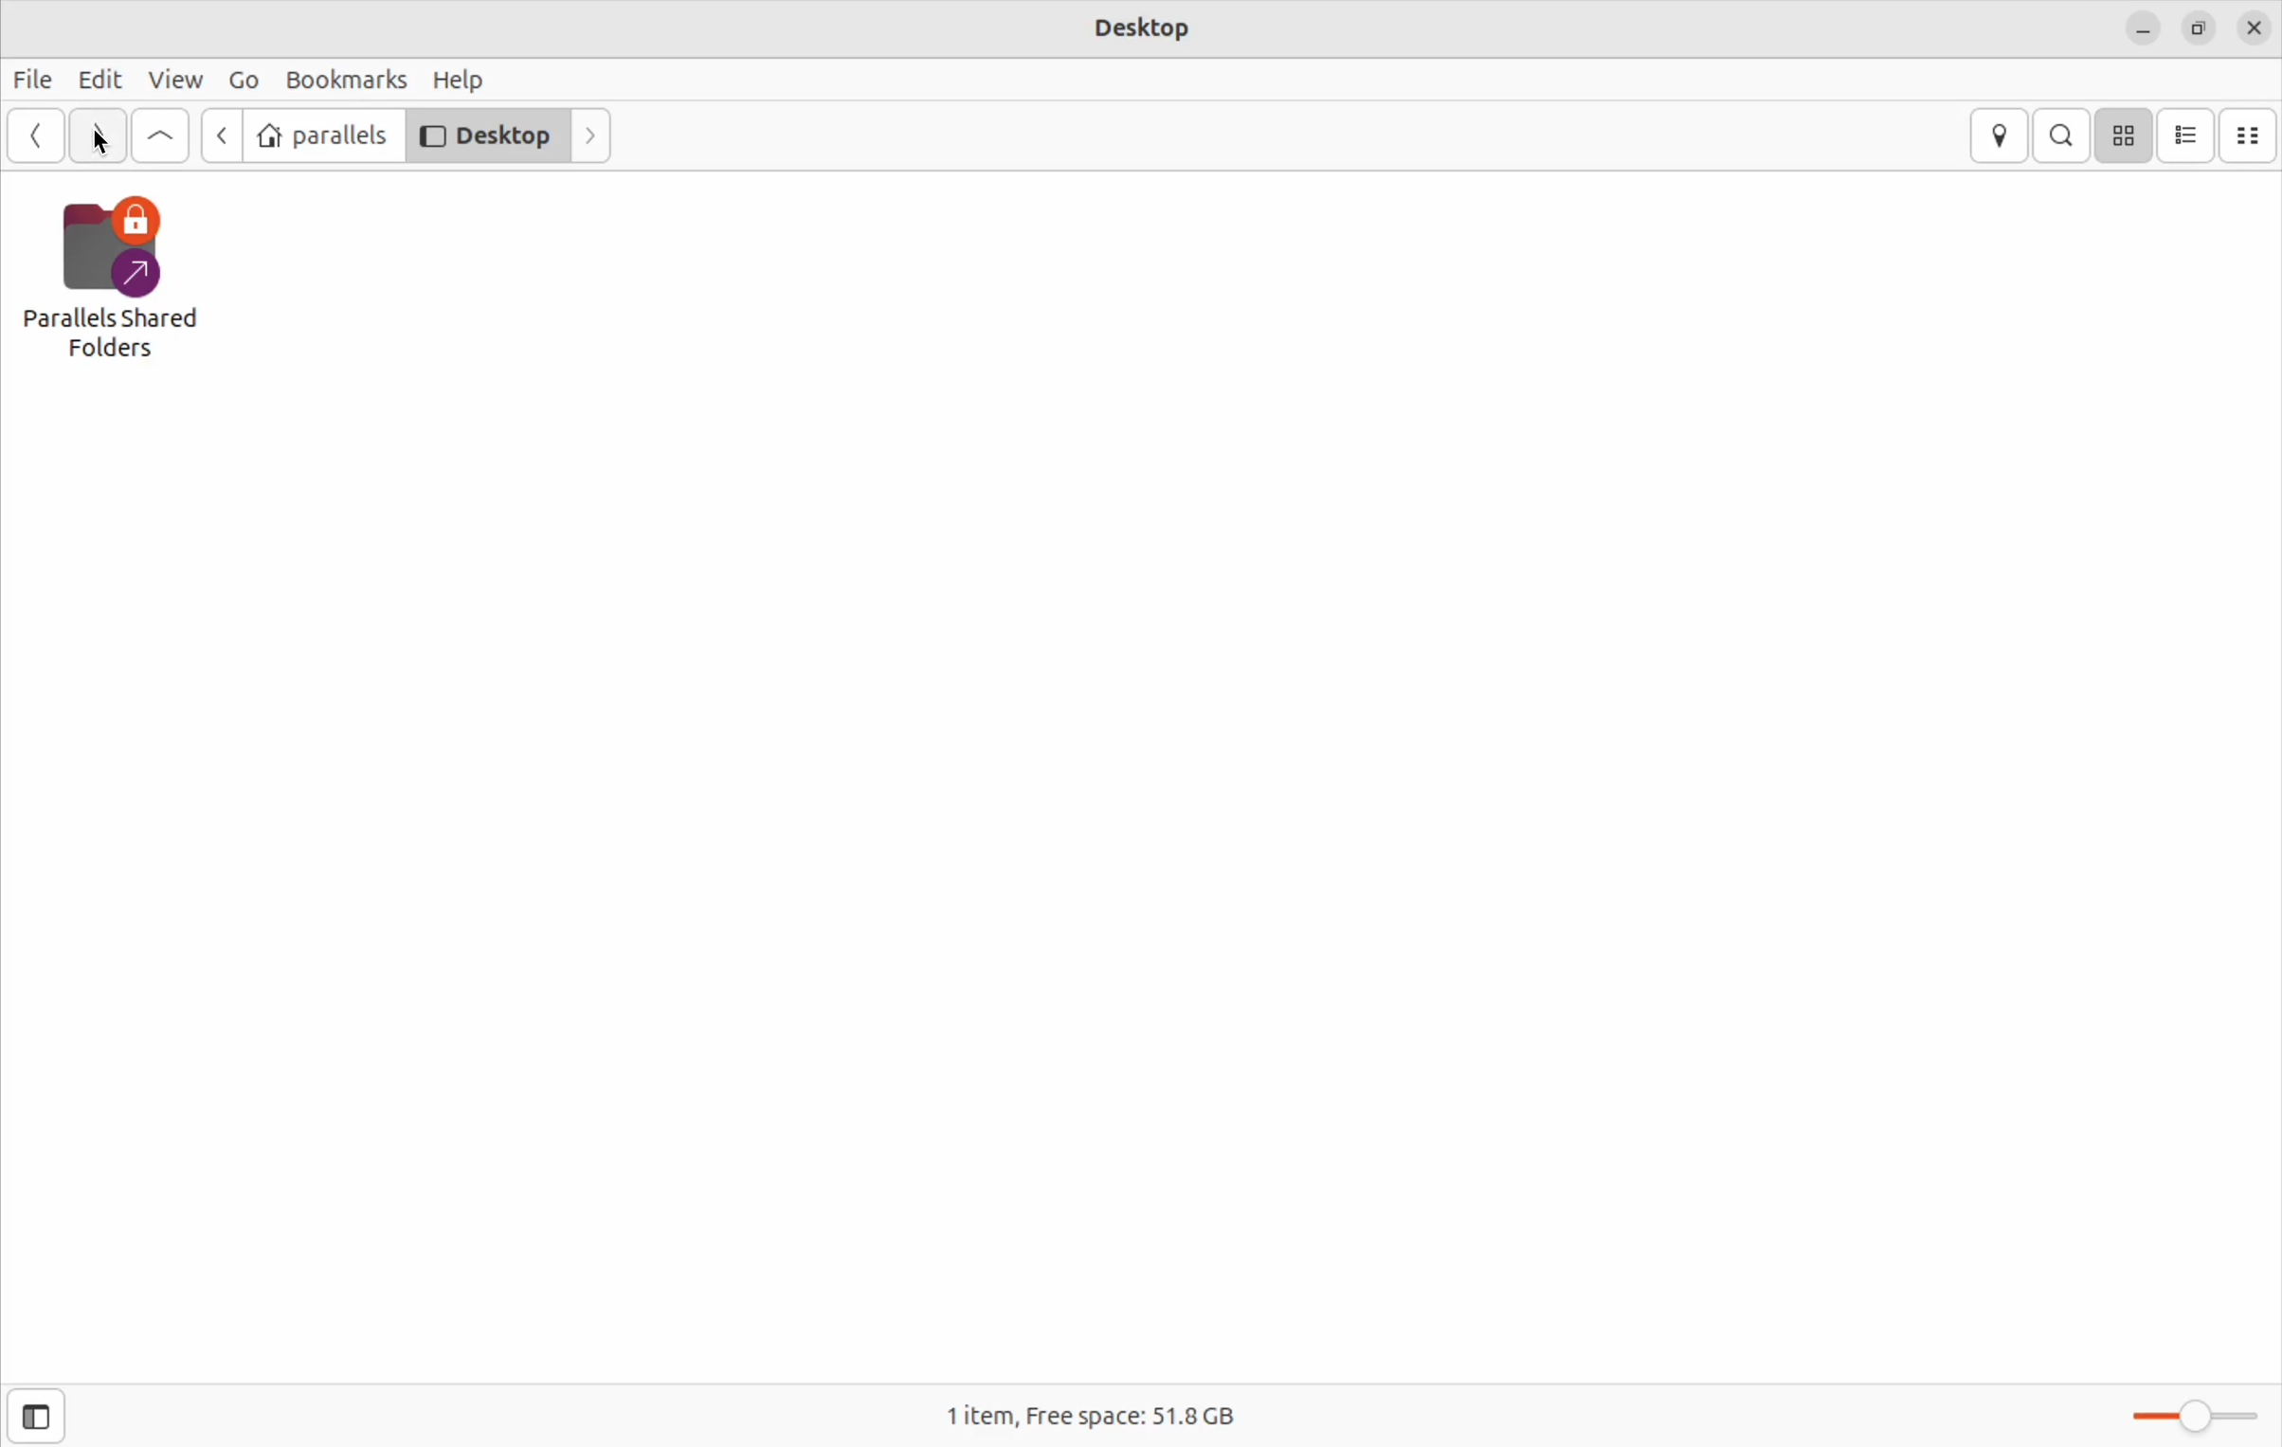 This screenshot has width=2282, height=1447. Describe the element at coordinates (1998, 135) in the screenshot. I see `location entry` at that location.